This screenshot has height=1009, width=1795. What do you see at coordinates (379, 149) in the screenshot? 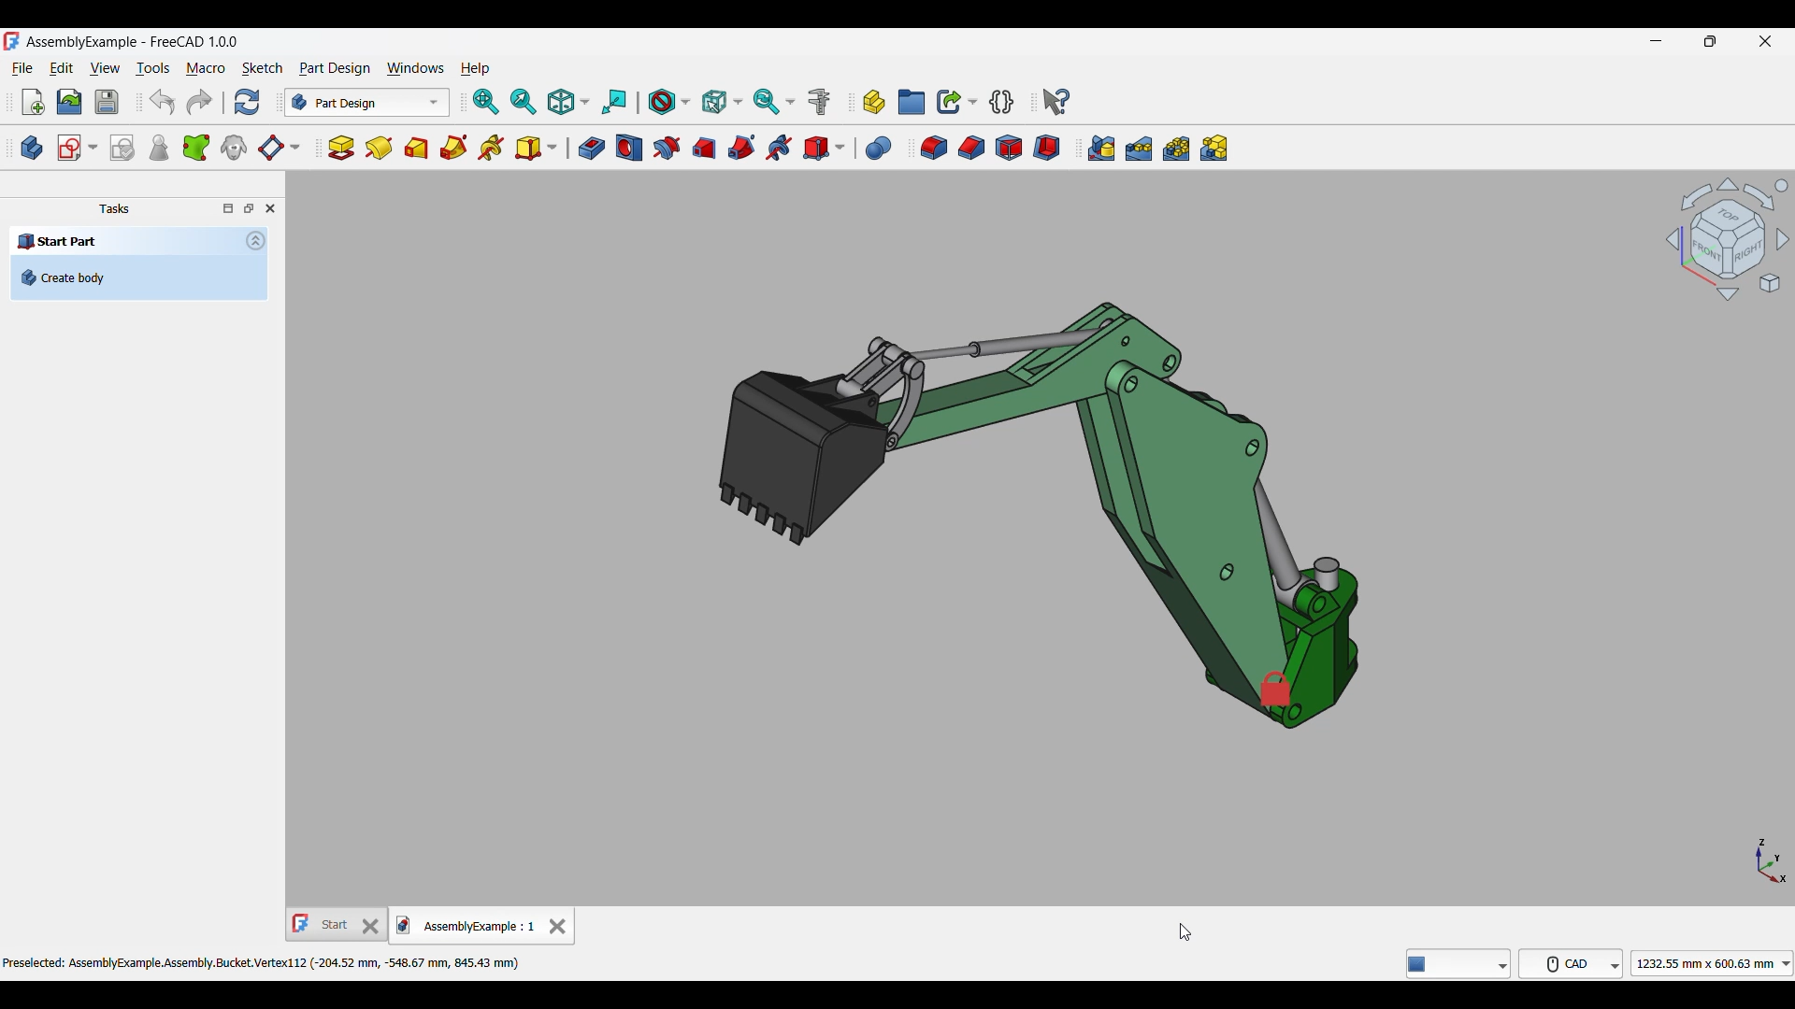
I see `Revolution` at bounding box center [379, 149].